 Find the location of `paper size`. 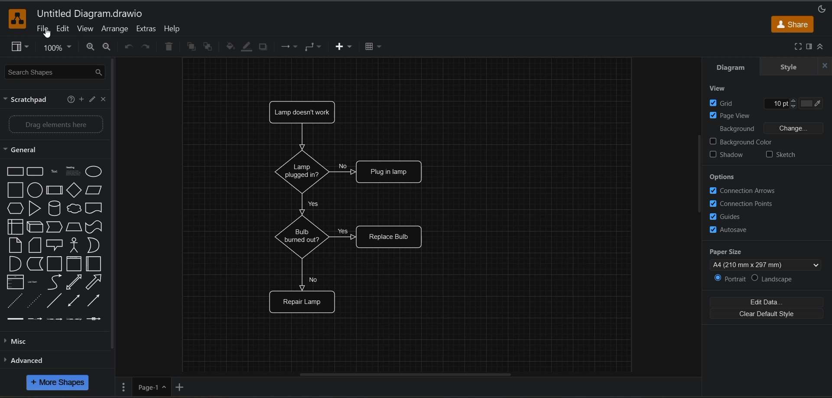

paper size is located at coordinates (764, 258).